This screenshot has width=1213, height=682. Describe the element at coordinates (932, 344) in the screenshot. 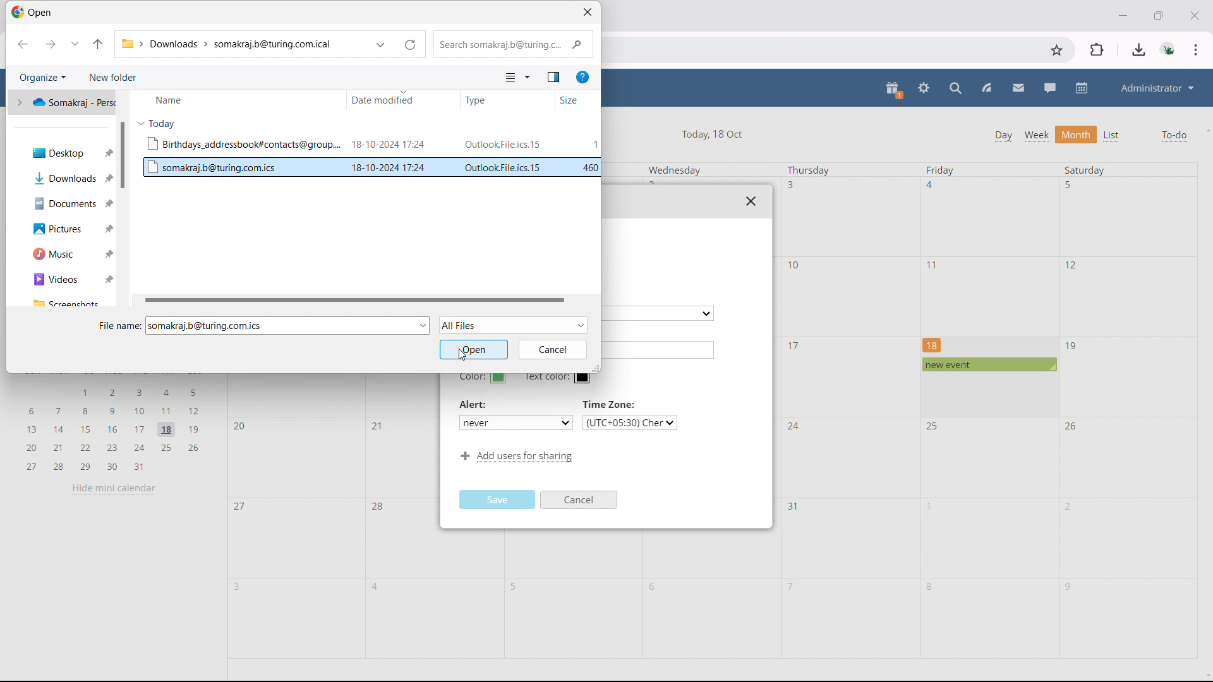

I see `18` at that location.